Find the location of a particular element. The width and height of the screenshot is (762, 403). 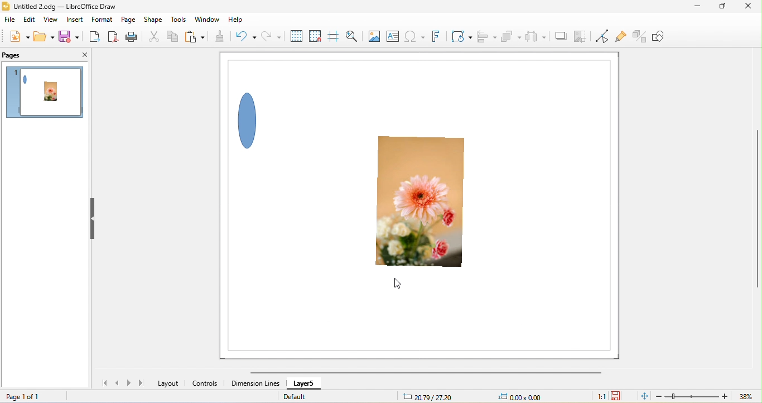

shape  is located at coordinates (155, 20).